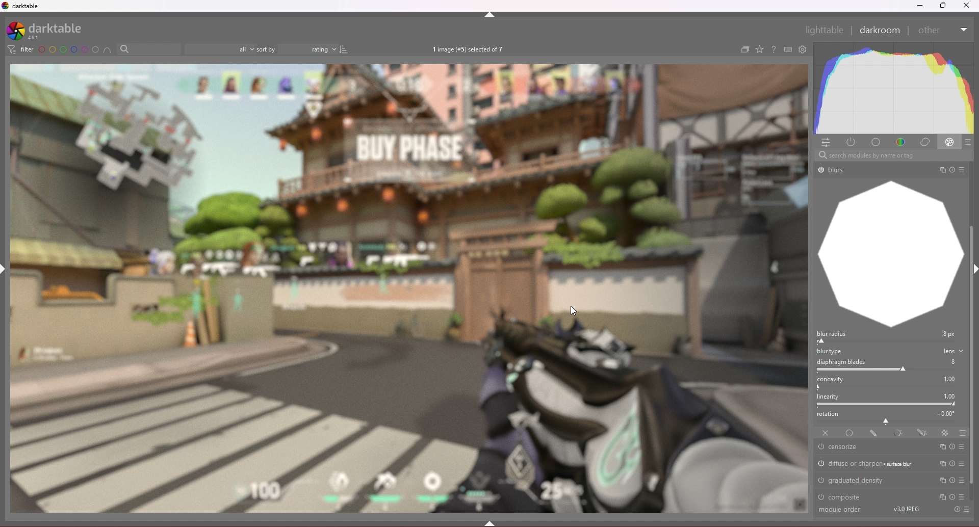  I want to click on rating, so click(308, 49).